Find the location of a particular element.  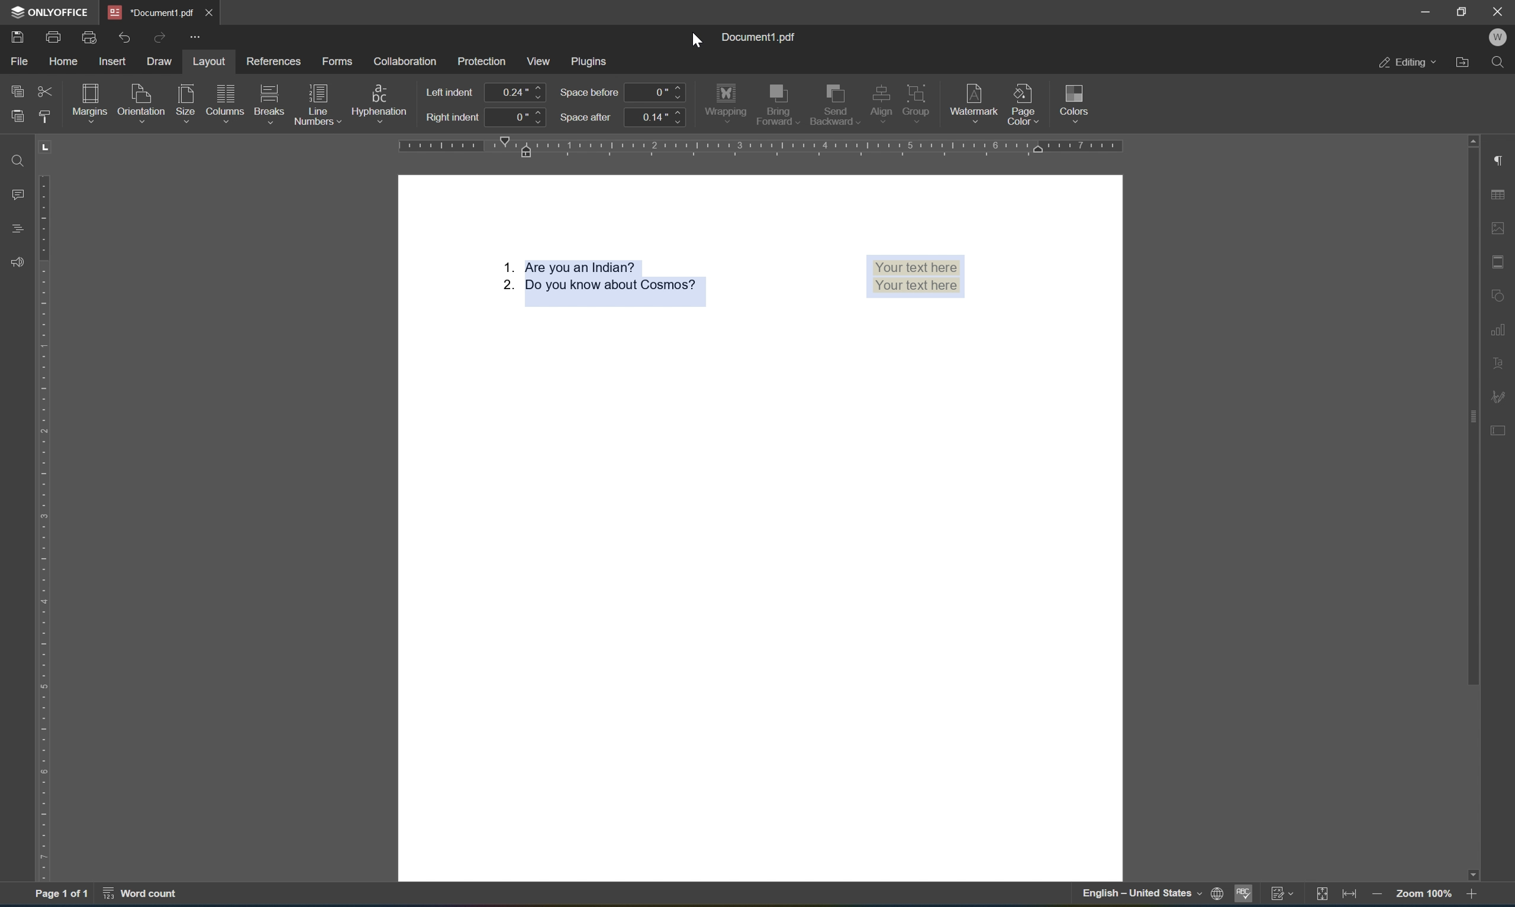

track changes is located at coordinates (1283, 897).